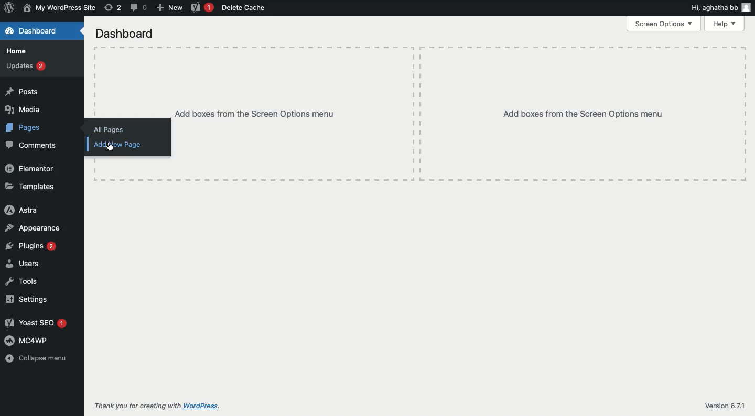  I want to click on Templates, so click(30, 185).